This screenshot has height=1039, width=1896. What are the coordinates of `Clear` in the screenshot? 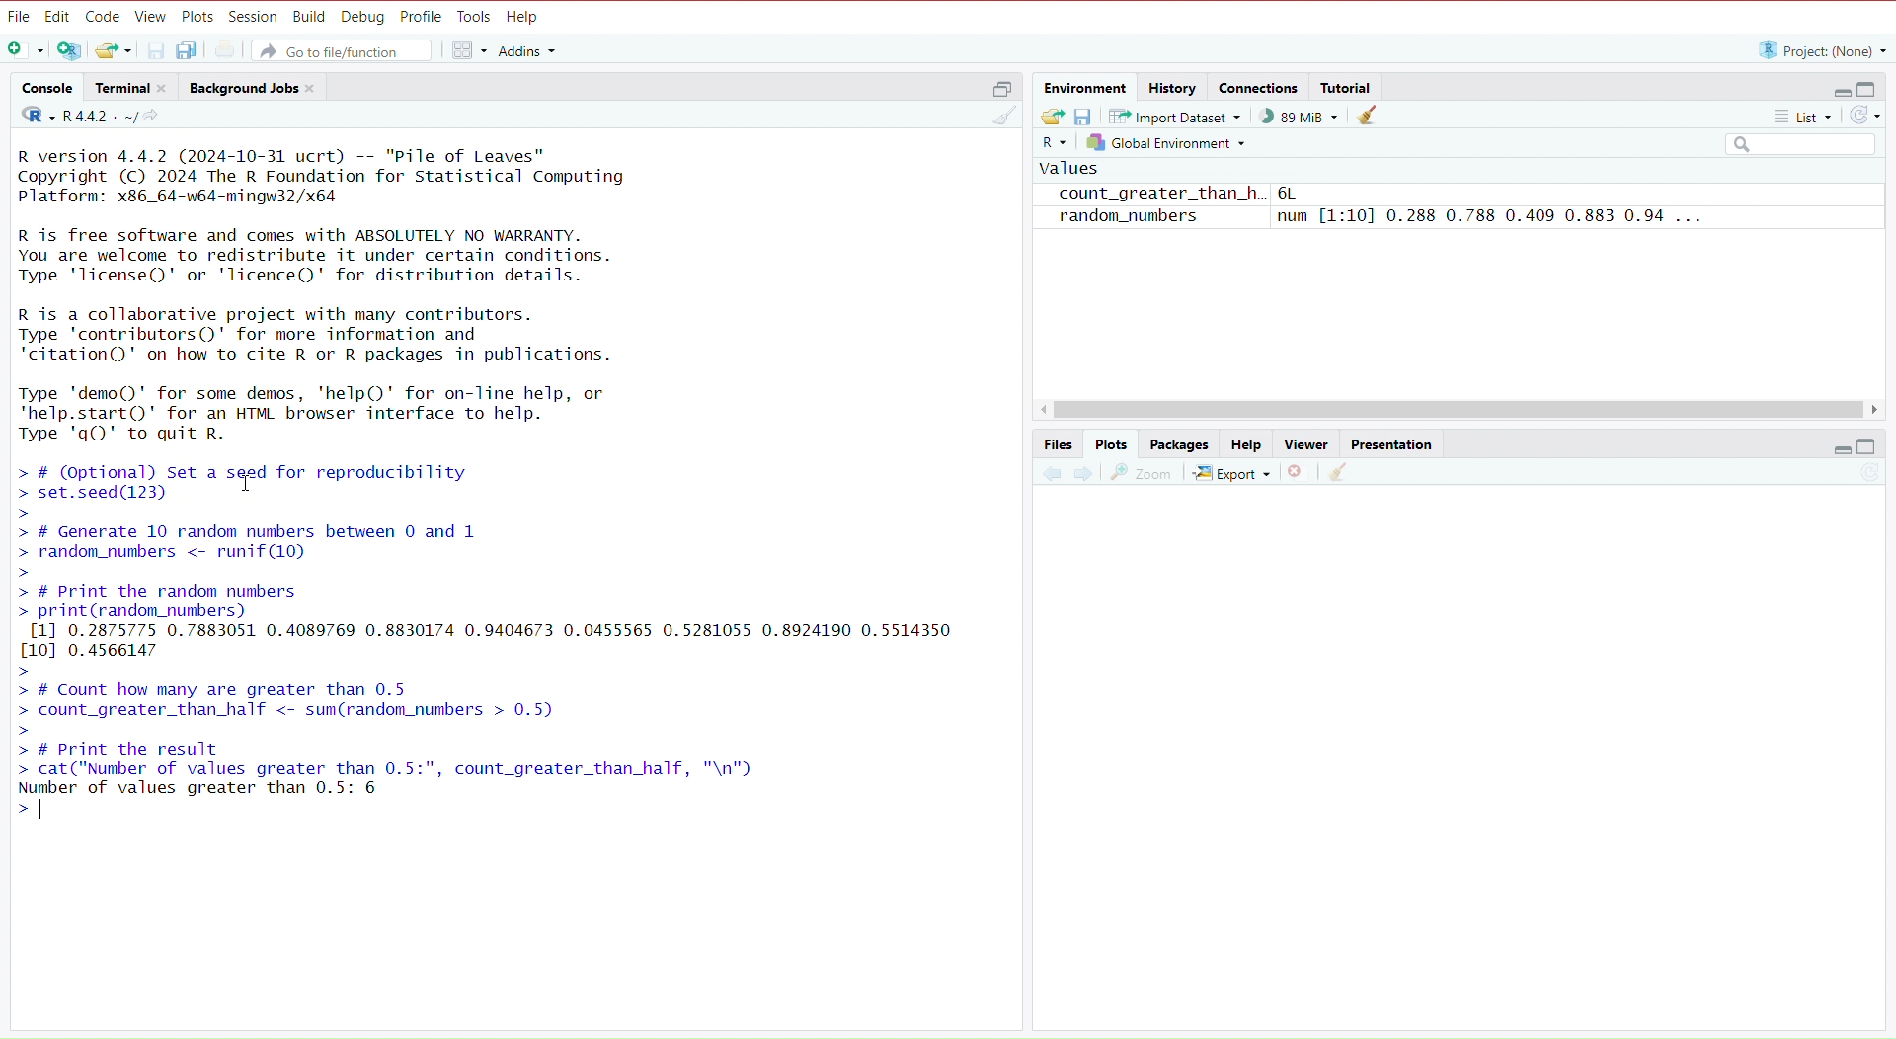 It's located at (1368, 115).